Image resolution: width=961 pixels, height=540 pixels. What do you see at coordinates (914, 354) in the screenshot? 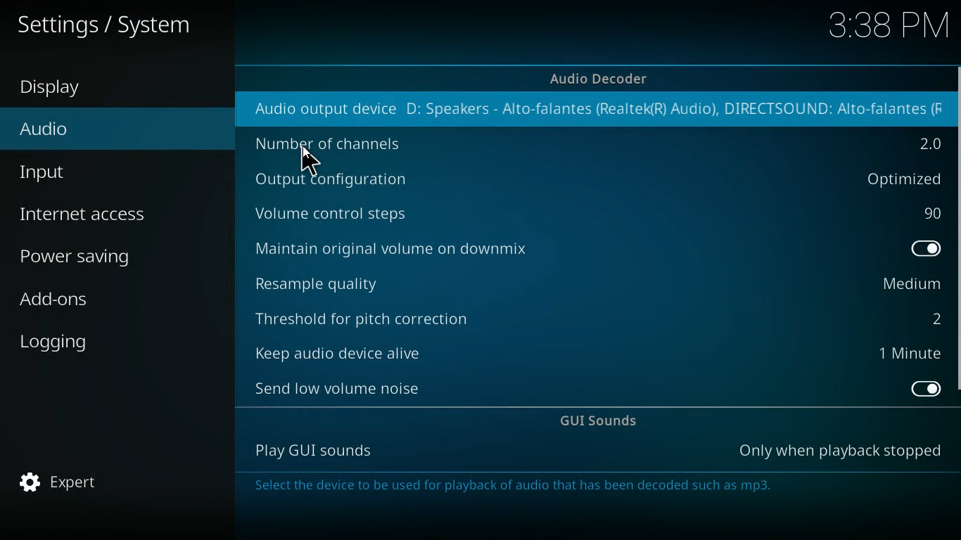
I see `option` at bounding box center [914, 354].